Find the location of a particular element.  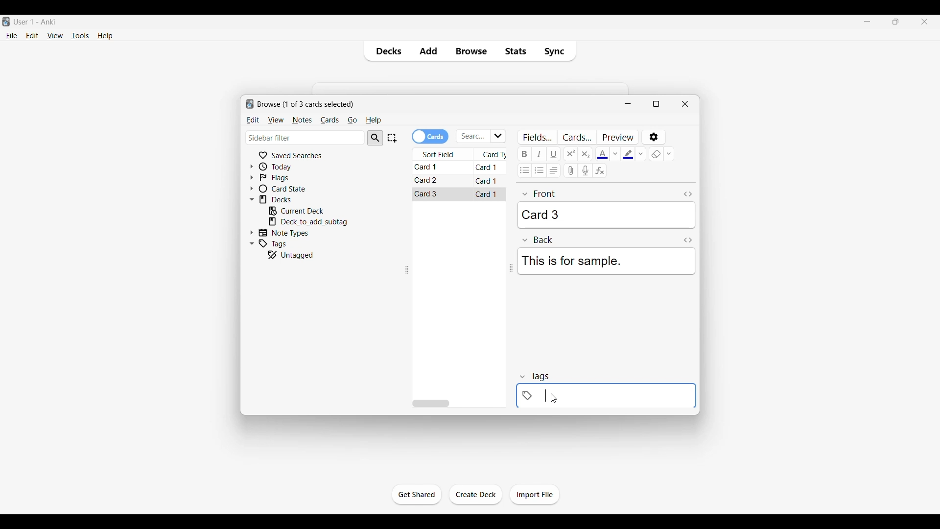

Italic text is located at coordinates (539, 154).